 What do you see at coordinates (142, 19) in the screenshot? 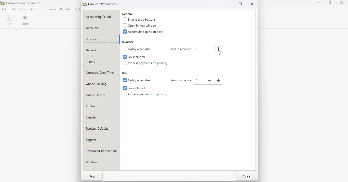
I see `Enable extra button` at bounding box center [142, 19].